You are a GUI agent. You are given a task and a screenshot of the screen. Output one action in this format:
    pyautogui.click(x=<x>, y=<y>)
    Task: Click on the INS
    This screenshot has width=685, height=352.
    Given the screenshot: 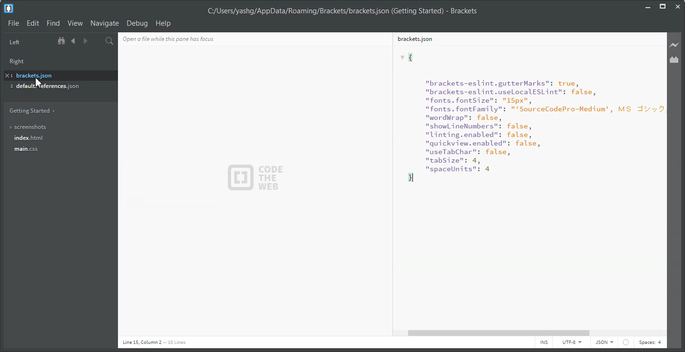 What is the action you would take?
    pyautogui.click(x=544, y=343)
    